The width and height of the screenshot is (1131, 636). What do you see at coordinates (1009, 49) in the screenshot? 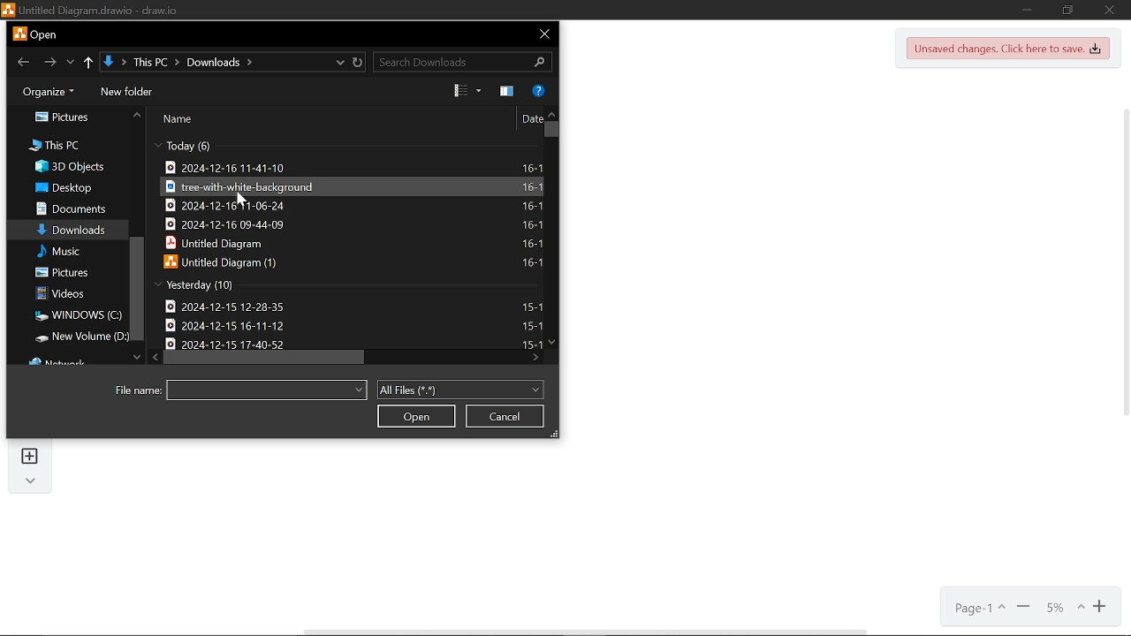
I see `Unsaved changes` at bounding box center [1009, 49].